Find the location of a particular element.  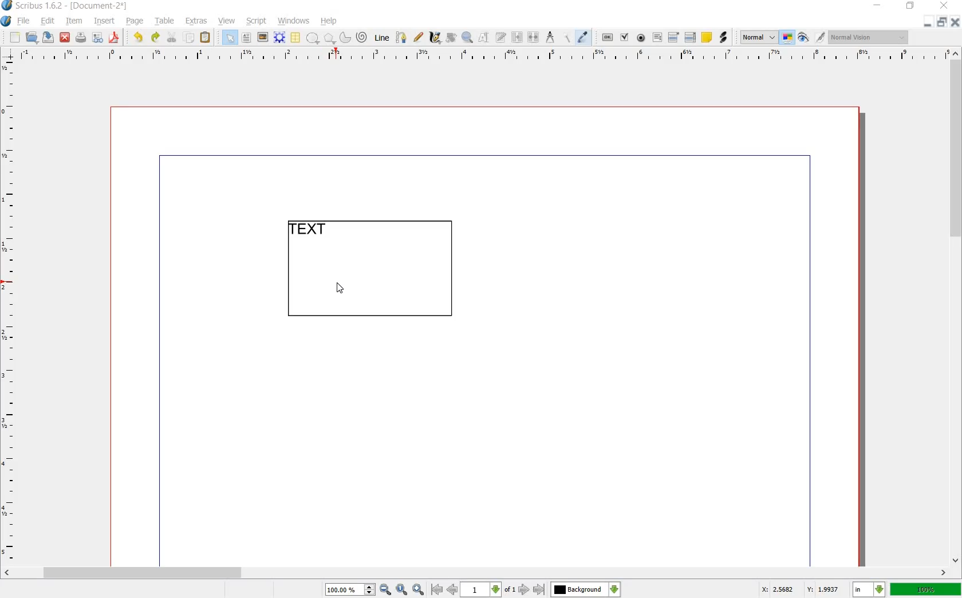

open is located at coordinates (33, 38).